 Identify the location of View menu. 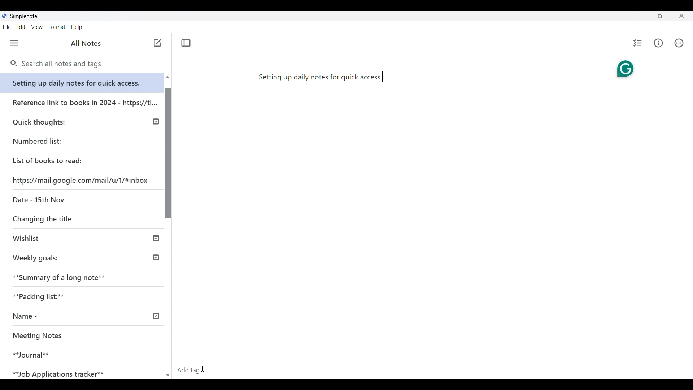
(37, 27).